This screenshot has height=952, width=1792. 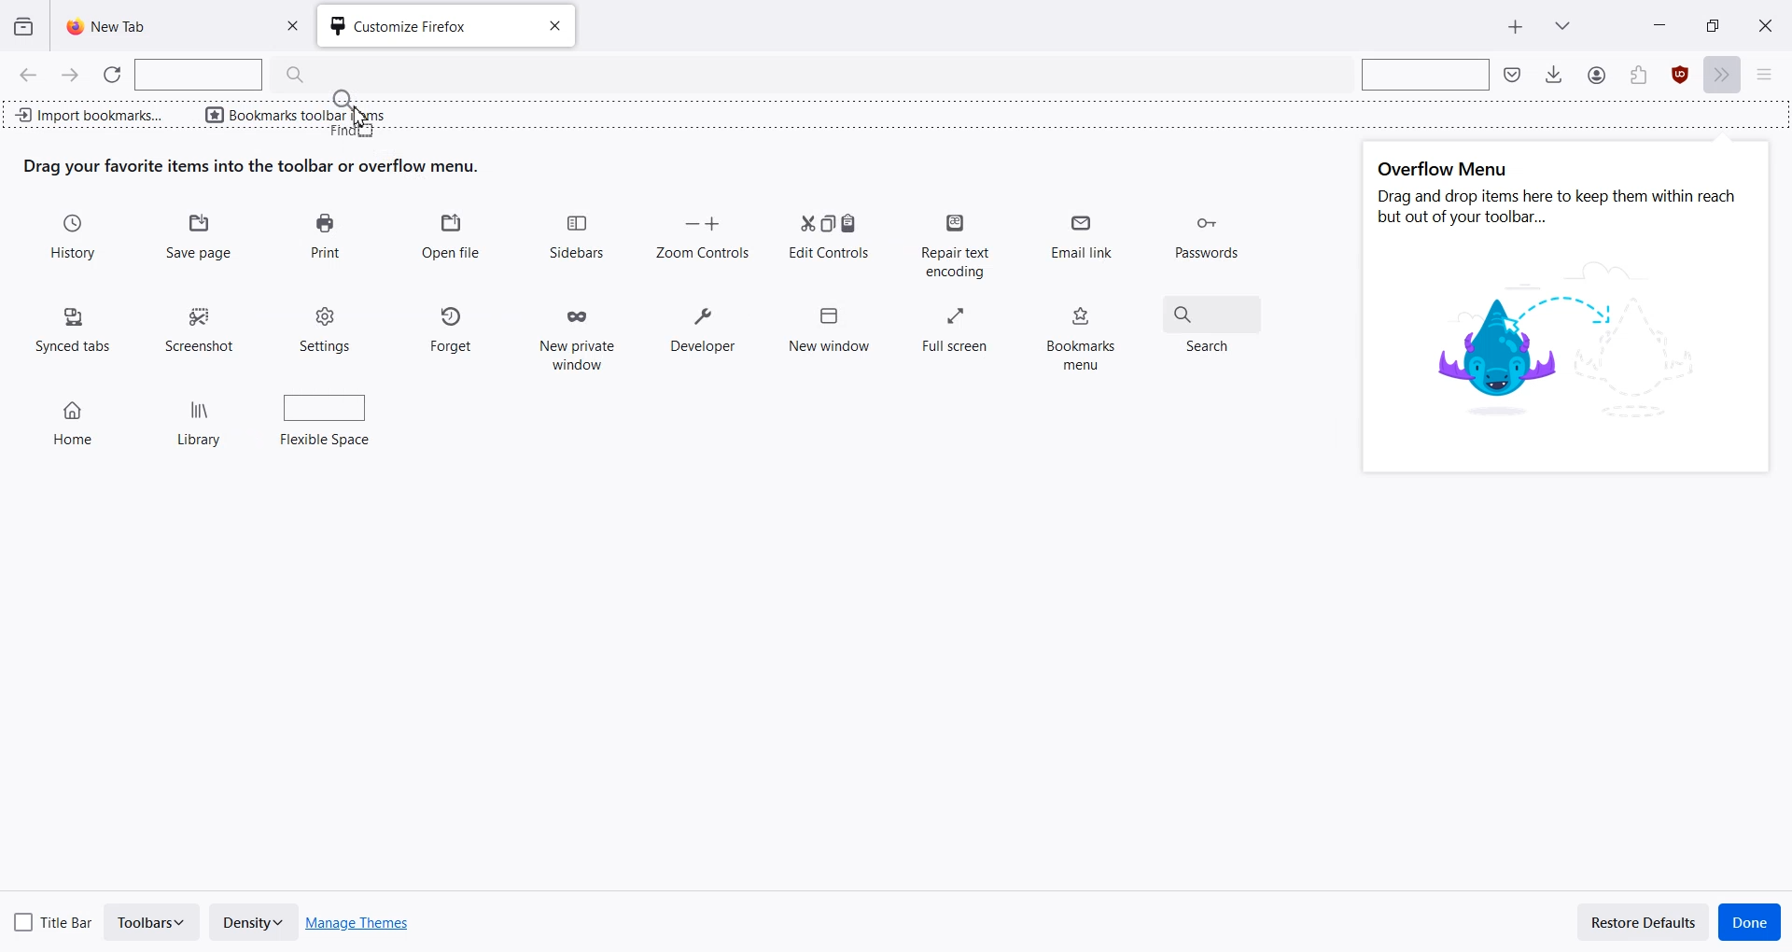 I want to click on Home, so click(x=77, y=414).